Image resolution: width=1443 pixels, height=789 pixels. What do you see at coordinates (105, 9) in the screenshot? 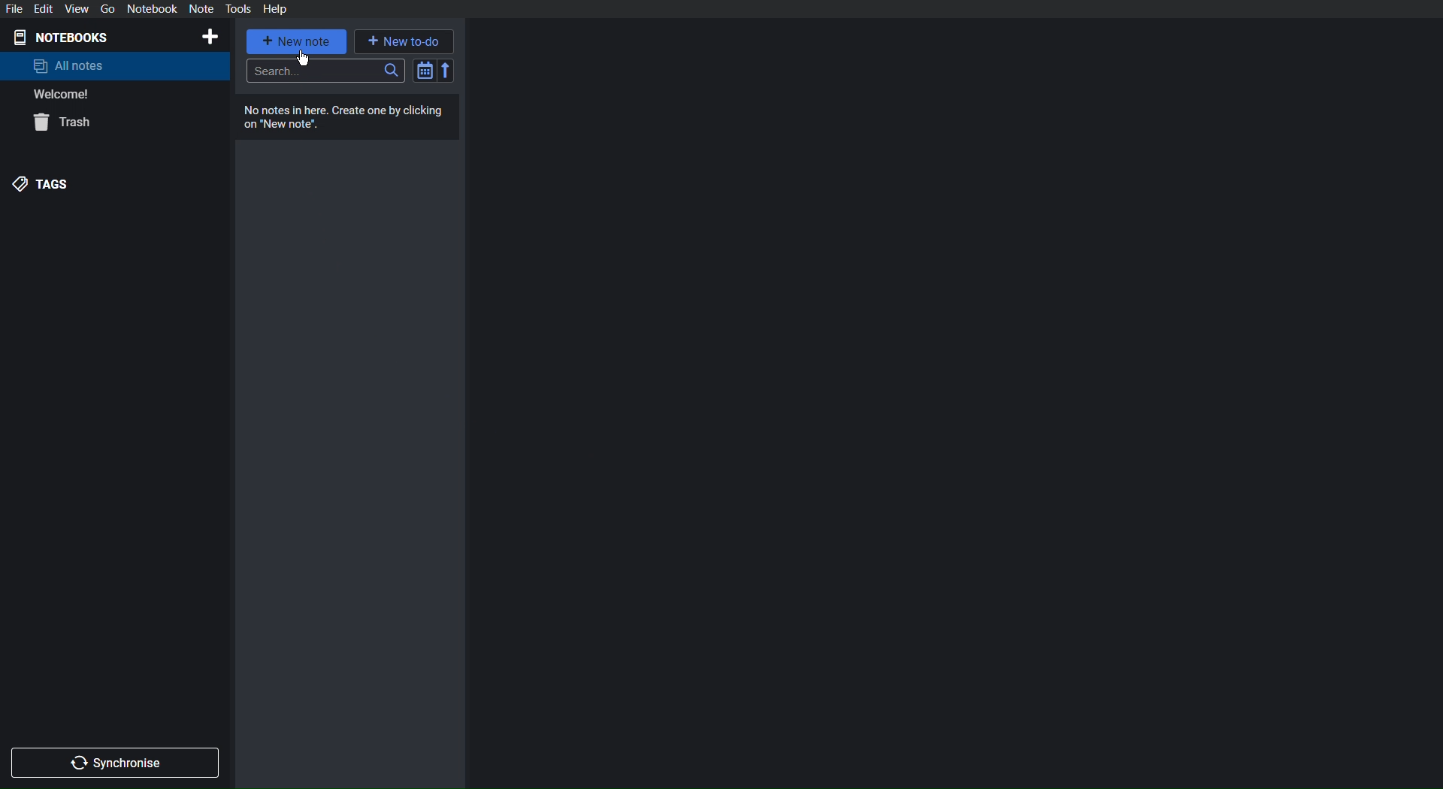
I see `Go` at bounding box center [105, 9].